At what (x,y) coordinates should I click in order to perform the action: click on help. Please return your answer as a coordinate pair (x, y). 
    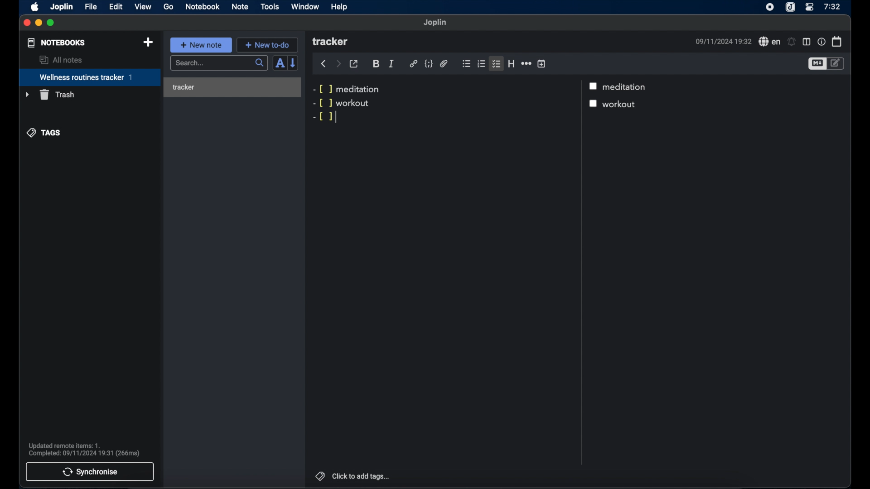
    Looking at the image, I should click on (340, 7).